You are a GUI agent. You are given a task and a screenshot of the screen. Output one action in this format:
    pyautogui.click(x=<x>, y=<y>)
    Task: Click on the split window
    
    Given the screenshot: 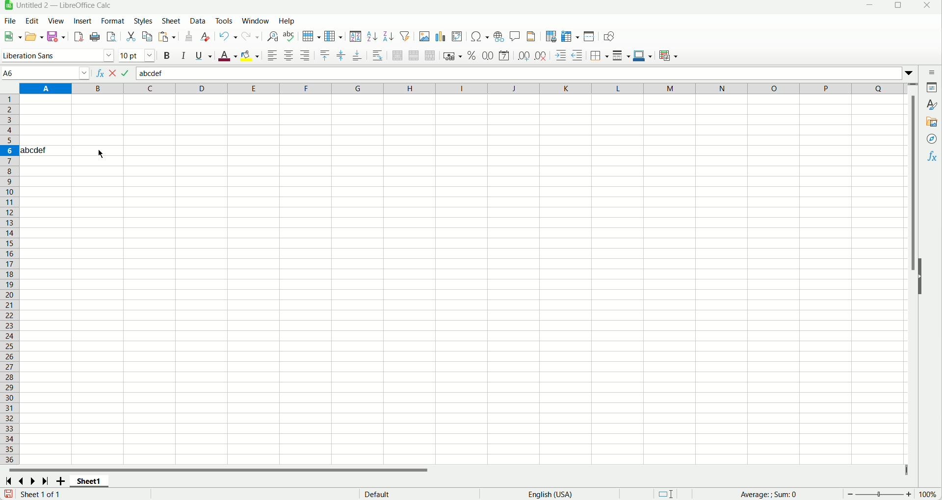 What is the action you would take?
    pyautogui.click(x=590, y=36)
    